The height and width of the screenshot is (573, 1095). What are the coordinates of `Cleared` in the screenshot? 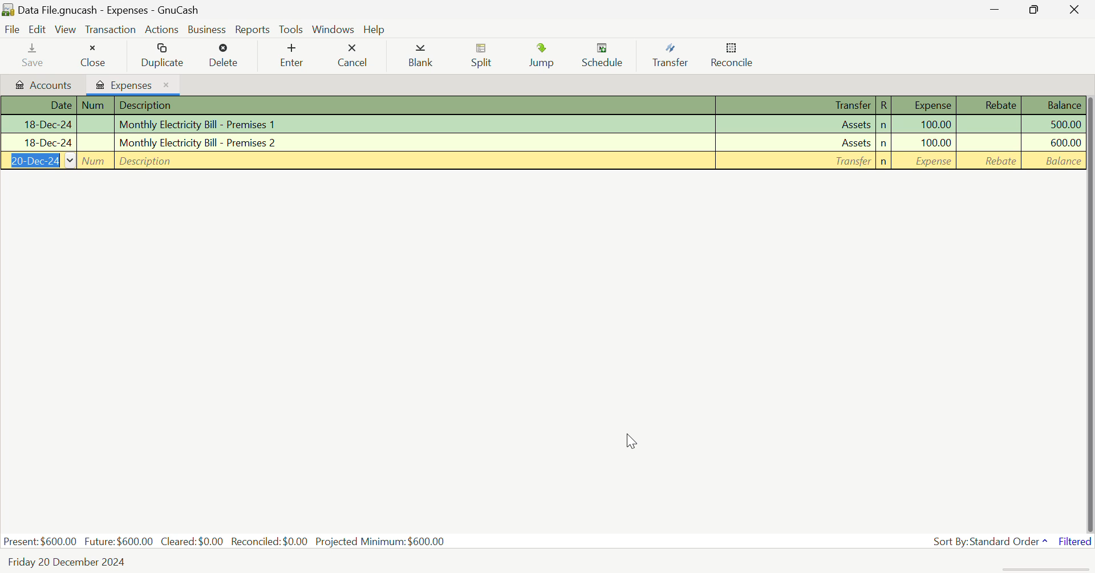 It's located at (192, 542).